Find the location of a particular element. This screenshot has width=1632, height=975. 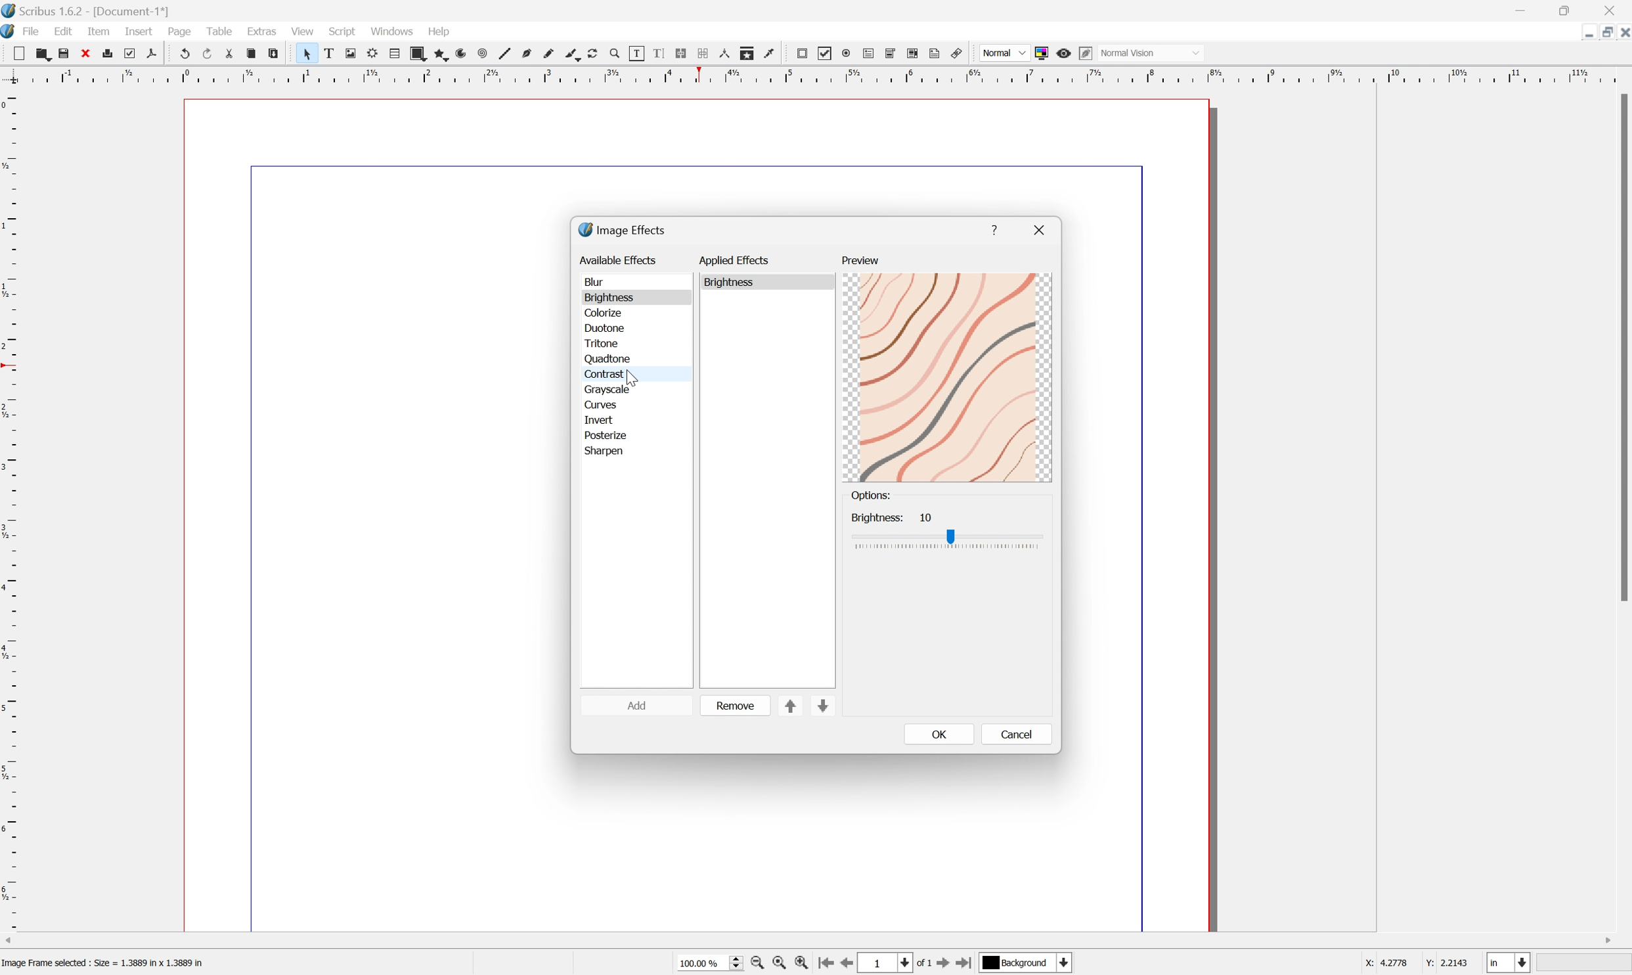

Scroll bar is located at coordinates (816, 938).